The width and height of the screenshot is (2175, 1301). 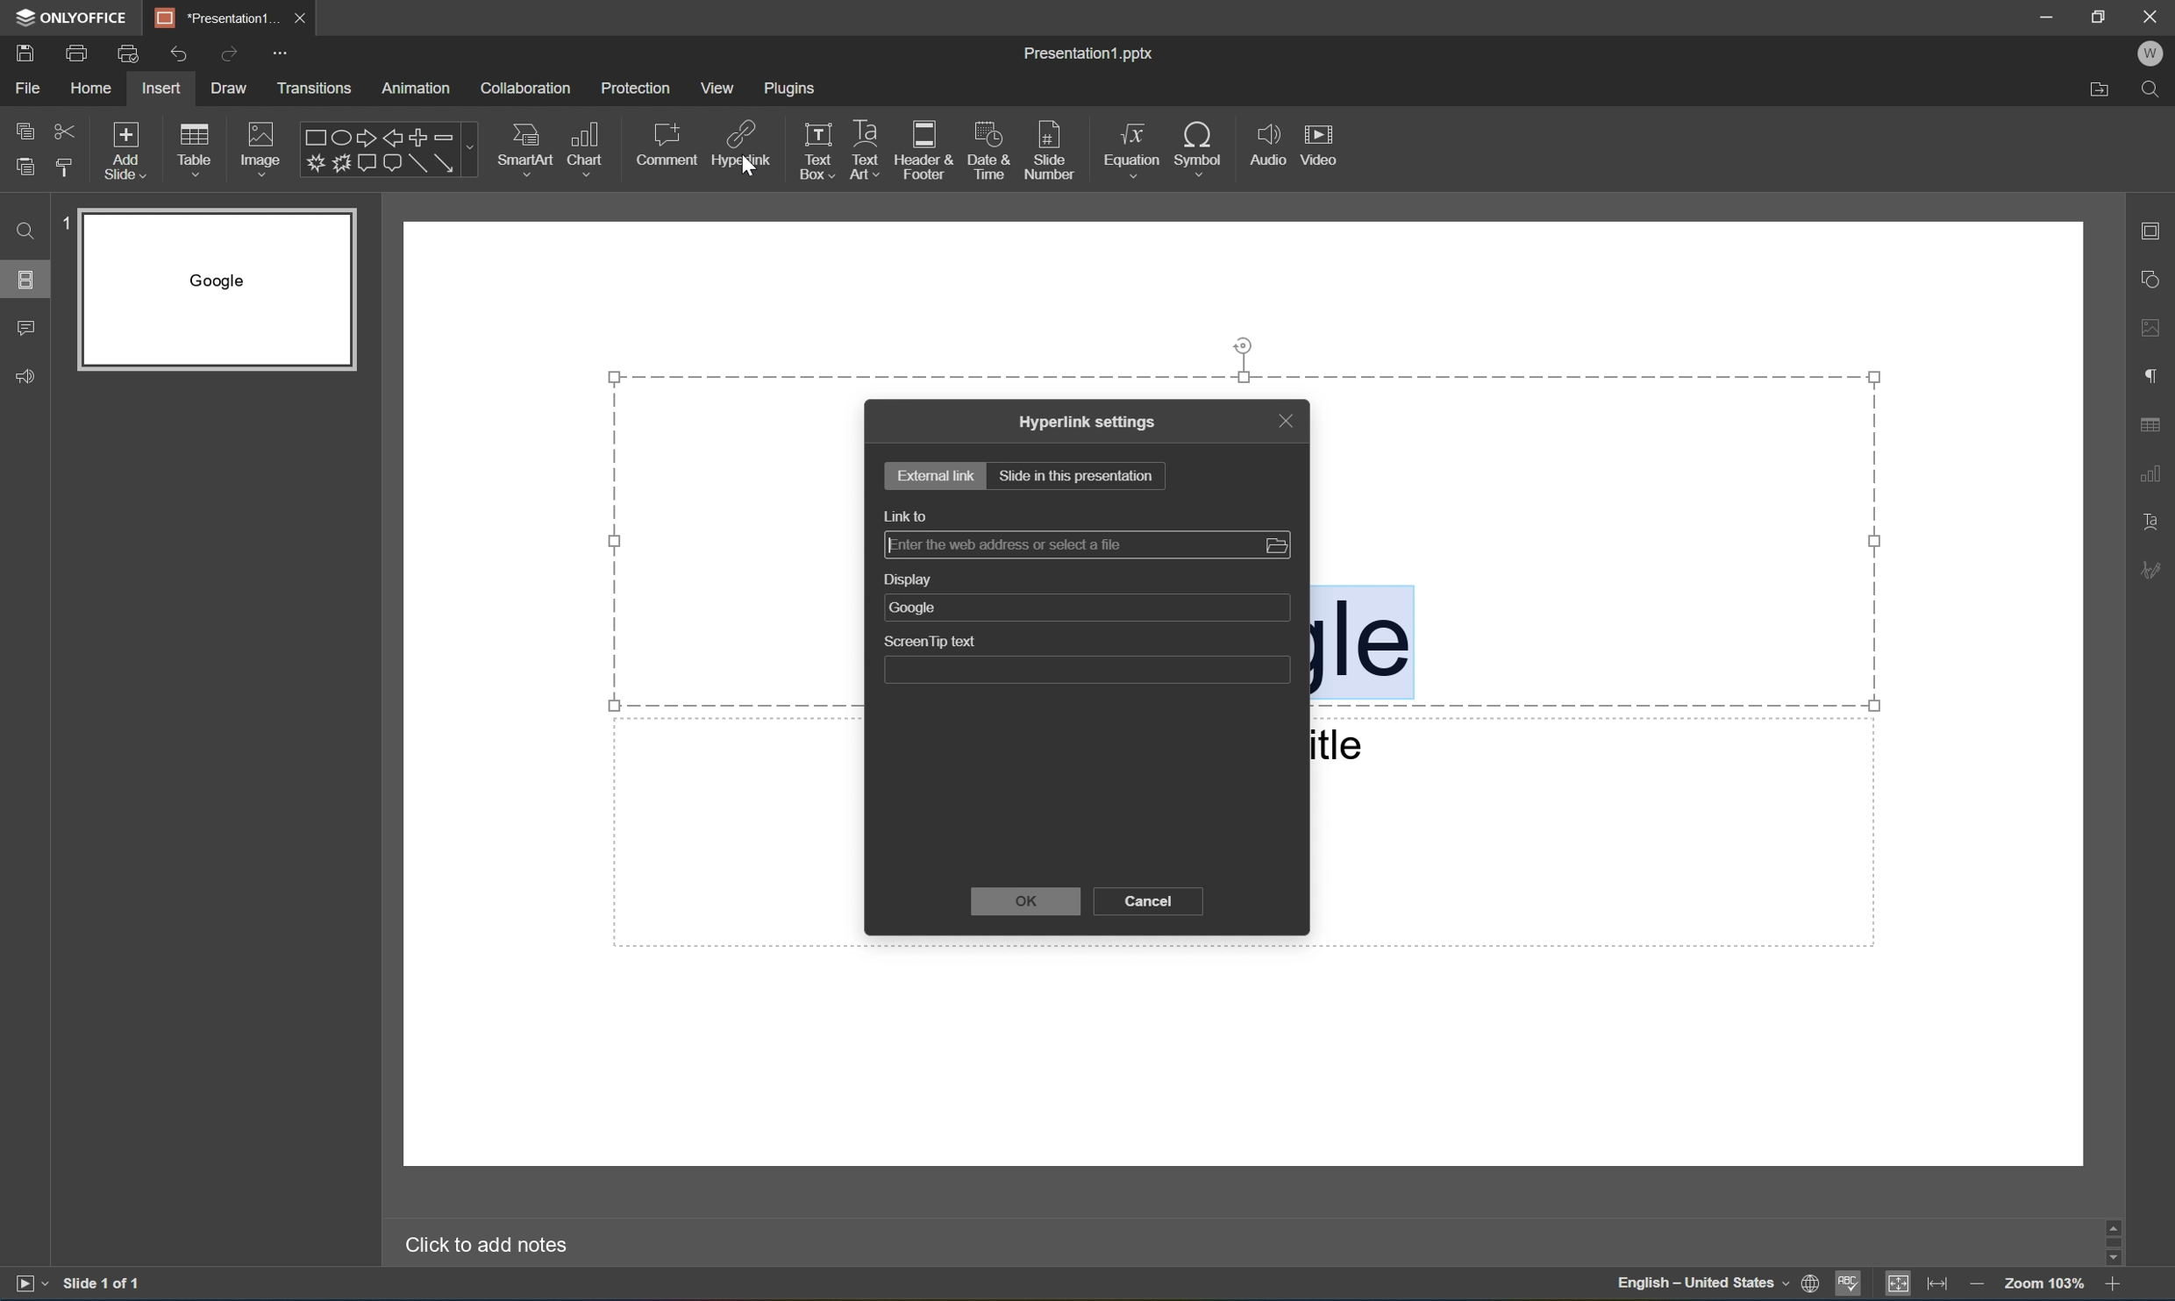 I want to click on Audio, so click(x=1266, y=139).